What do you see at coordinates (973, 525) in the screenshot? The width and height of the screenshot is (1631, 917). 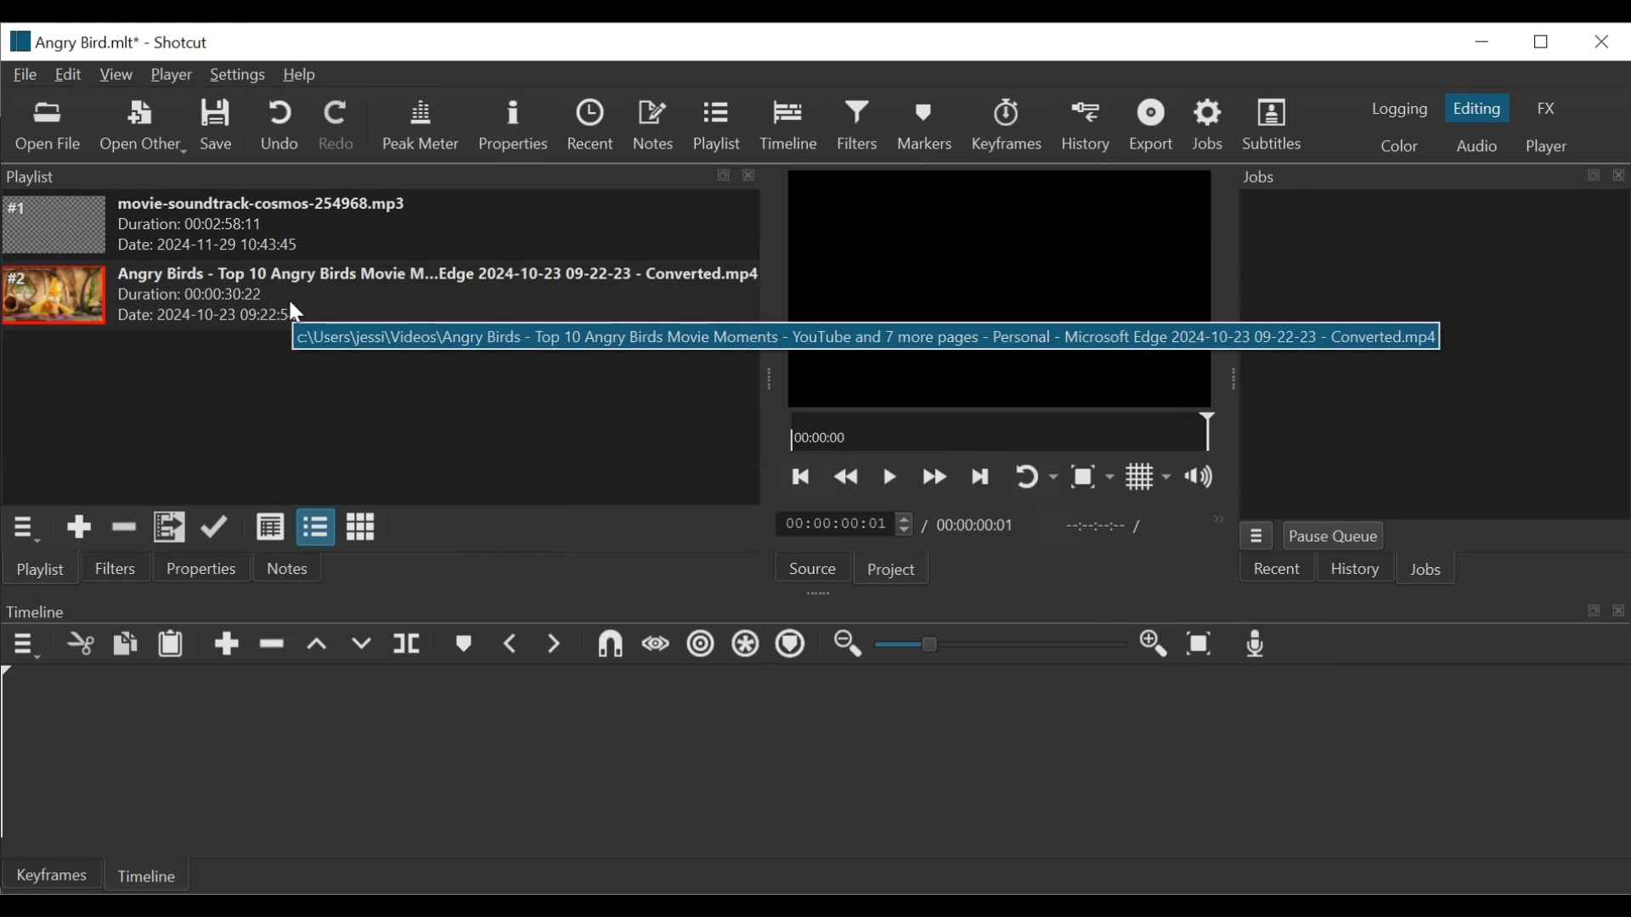 I see `00:00:00:01 (Total Duration)` at bounding box center [973, 525].